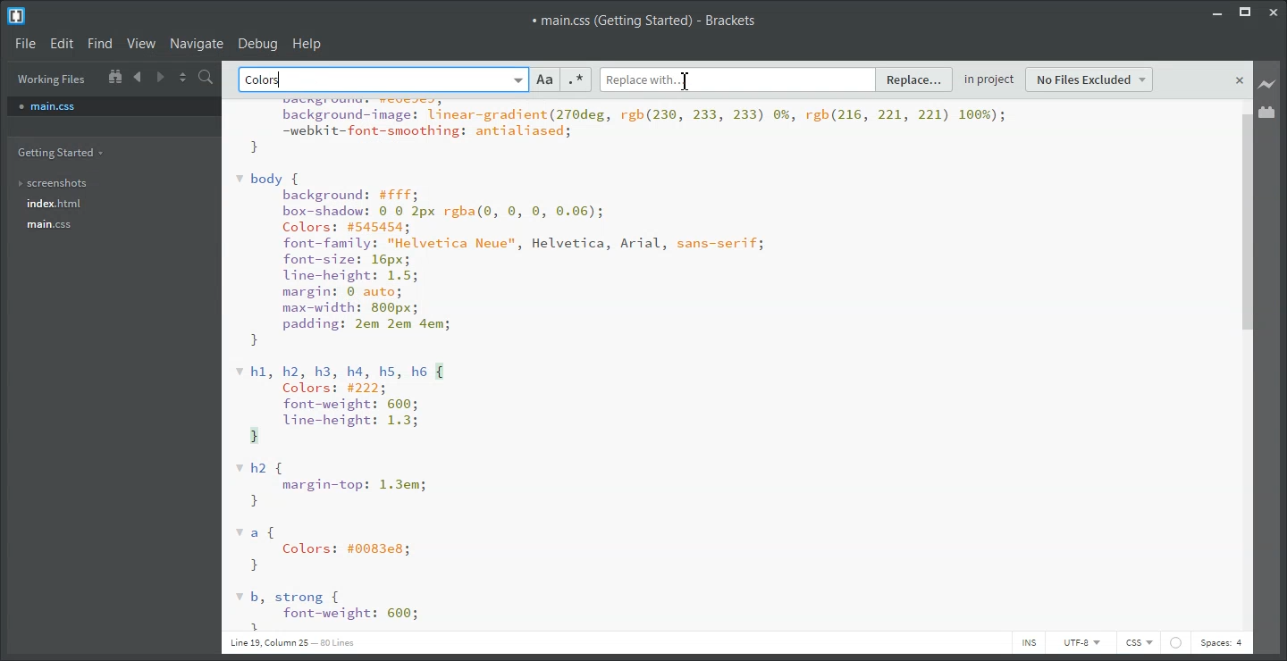 This screenshot has width=1287, height=661. What do you see at coordinates (1275, 12) in the screenshot?
I see `Close` at bounding box center [1275, 12].